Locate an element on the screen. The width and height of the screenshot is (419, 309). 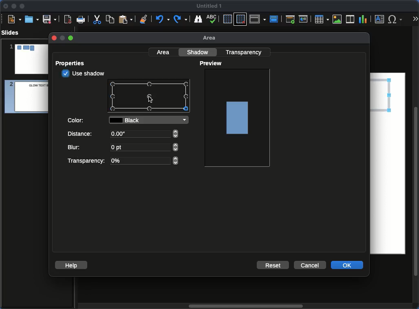
Points is located at coordinates (150, 97).